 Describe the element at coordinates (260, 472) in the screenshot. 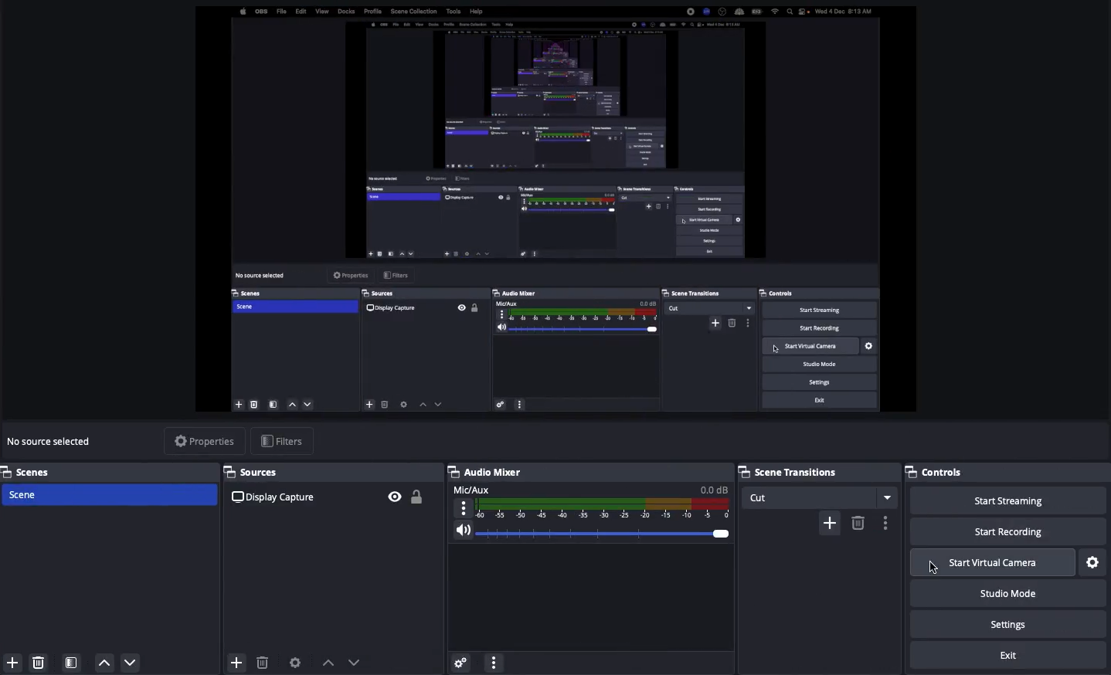

I see `Sources` at that location.